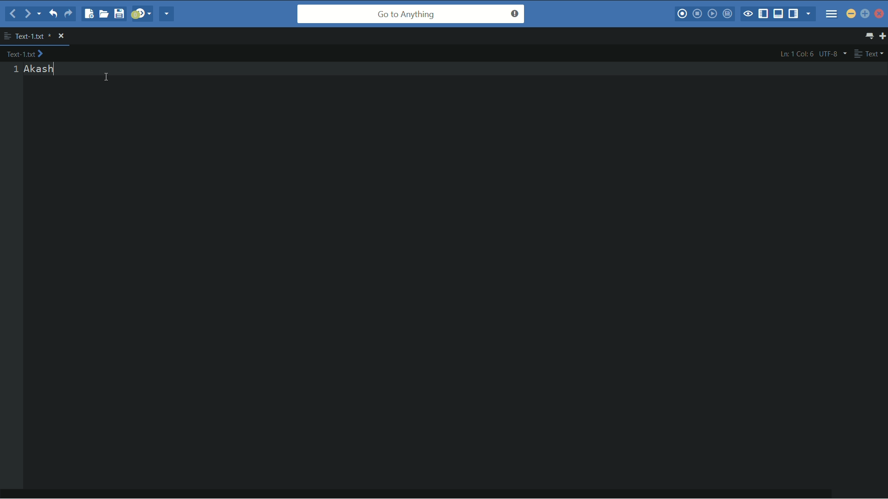 The image size is (888, 499). What do you see at coordinates (25, 53) in the screenshot?
I see `text-1 File` at bounding box center [25, 53].